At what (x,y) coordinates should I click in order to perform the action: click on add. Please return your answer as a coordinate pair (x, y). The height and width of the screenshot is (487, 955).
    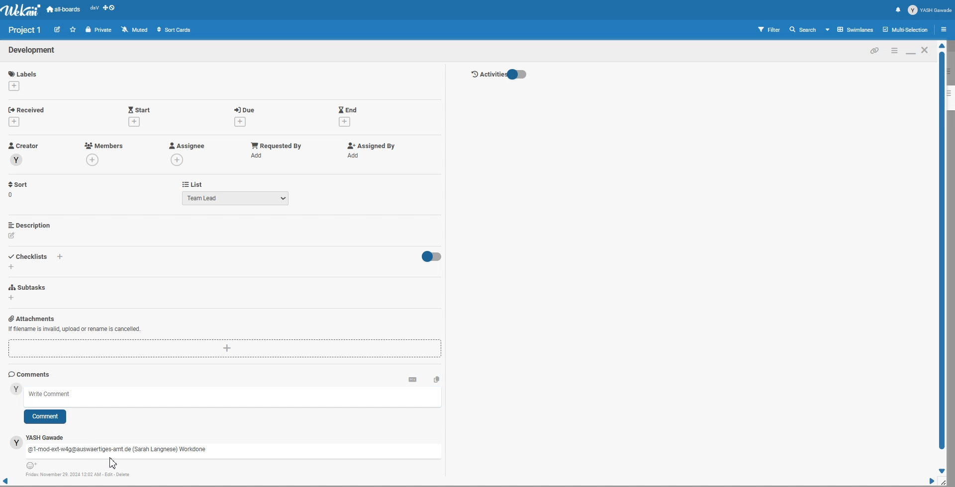
    Looking at the image, I should click on (94, 161).